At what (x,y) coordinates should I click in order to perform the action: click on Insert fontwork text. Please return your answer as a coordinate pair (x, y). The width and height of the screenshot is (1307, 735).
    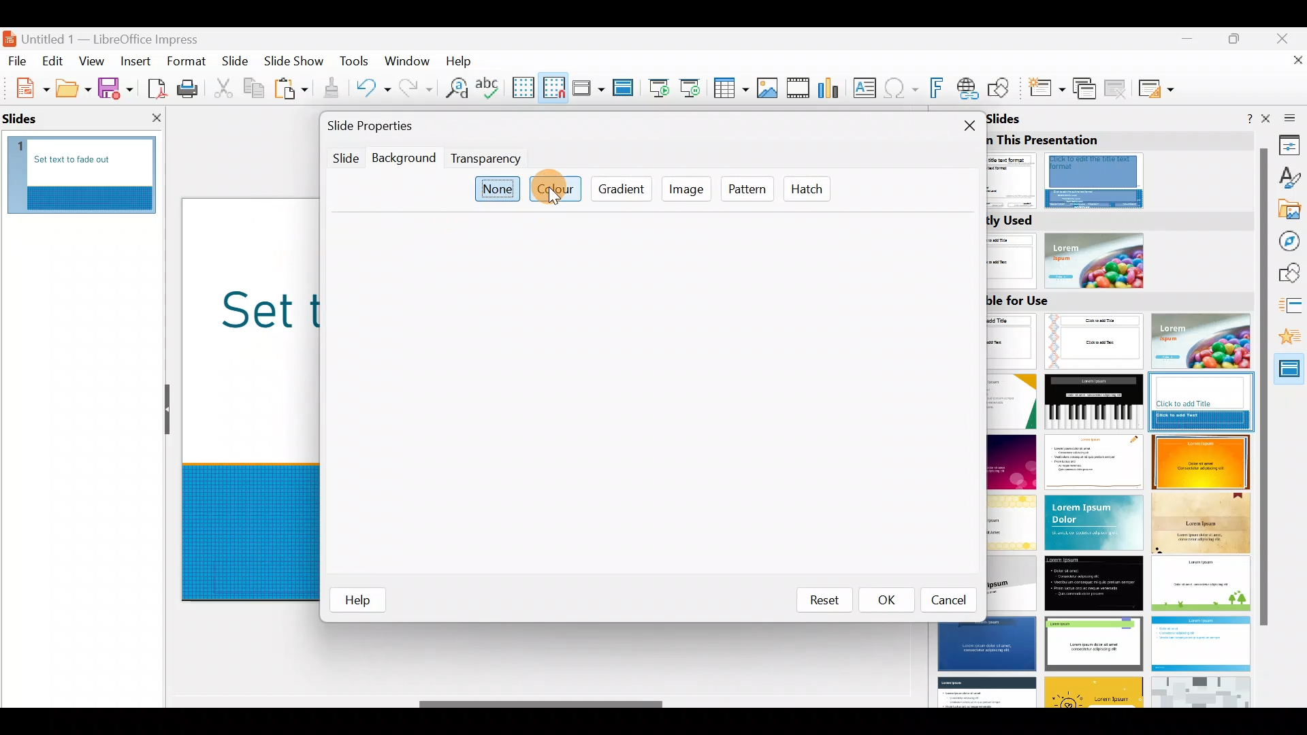
    Looking at the image, I should click on (939, 91).